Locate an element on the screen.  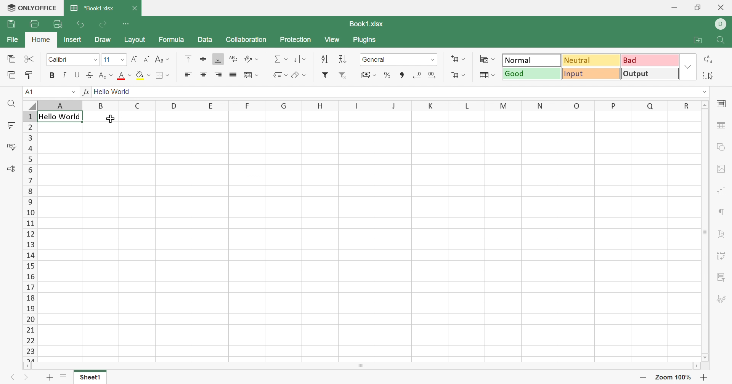
Sort descending is located at coordinates (345, 59).